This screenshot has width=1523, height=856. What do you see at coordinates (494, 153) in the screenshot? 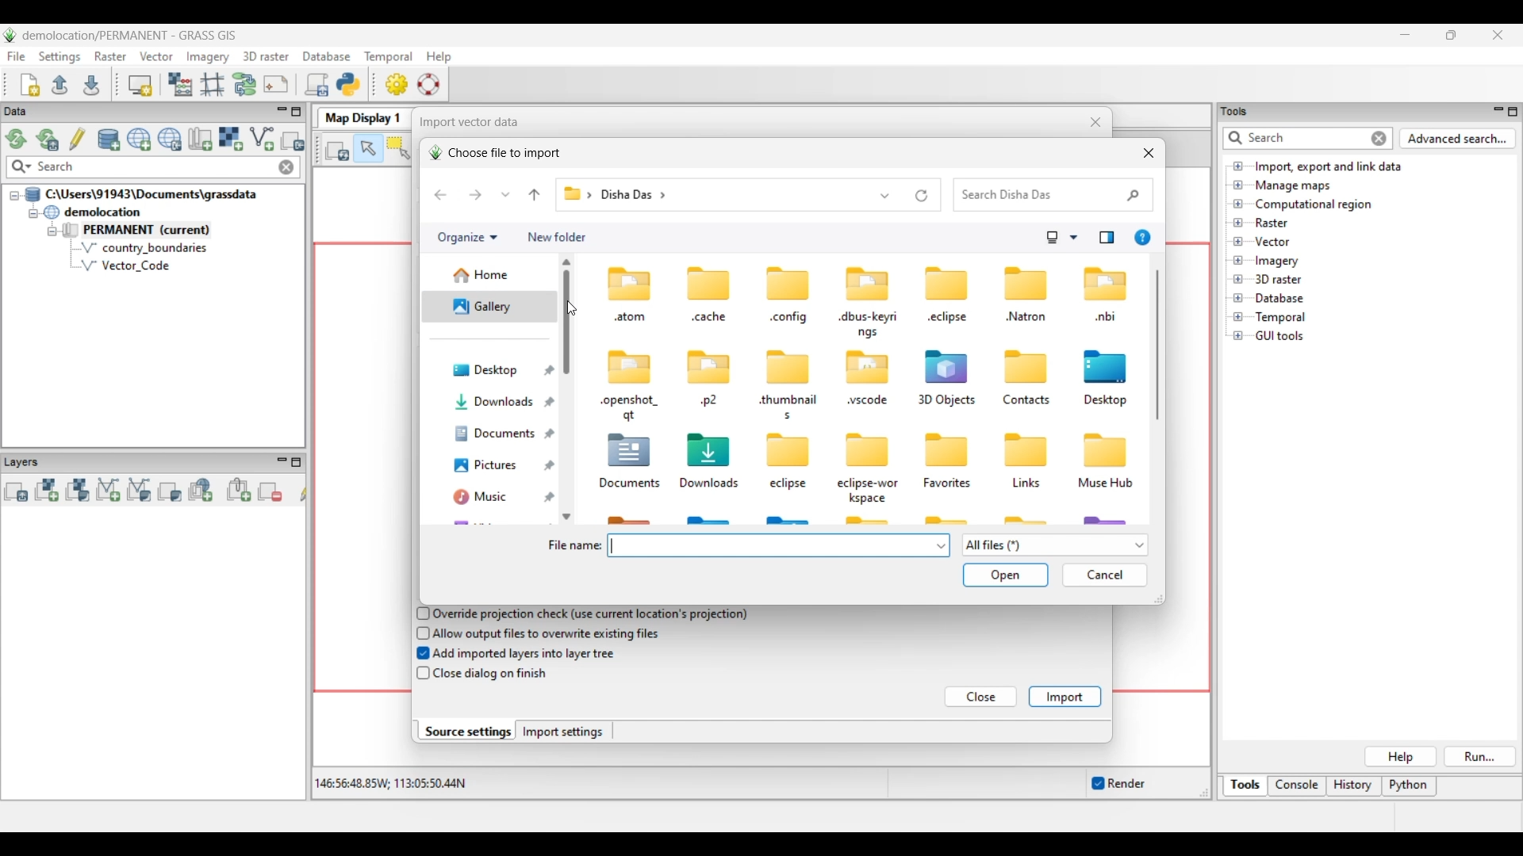
I see `Choose file to import` at bounding box center [494, 153].